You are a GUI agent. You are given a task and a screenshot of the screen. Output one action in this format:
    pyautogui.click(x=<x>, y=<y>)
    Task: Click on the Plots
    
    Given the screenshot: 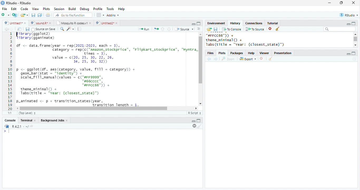 What is the action you would take?
    pyautogui.click(x=47, y=9)
    